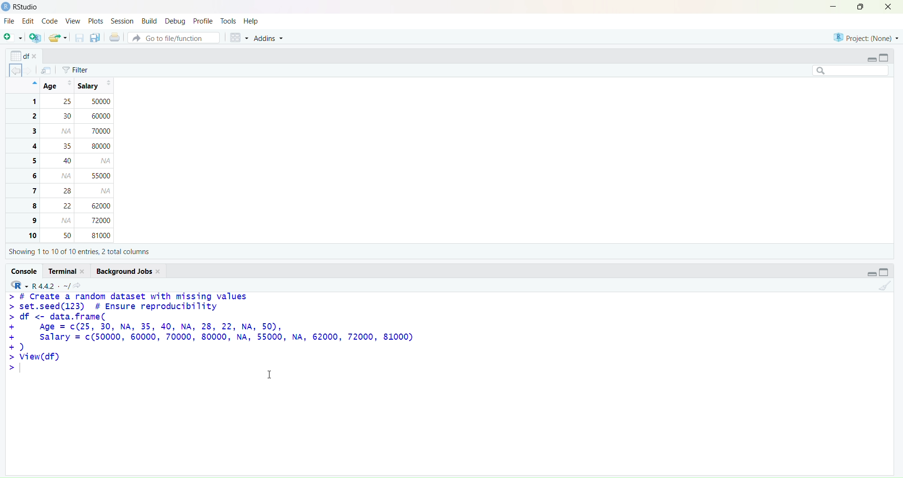 This screenshot has width=903, height=478. Describe the element at coordinates (35, 38) in the screenshot. I see `create a new project` at that location.